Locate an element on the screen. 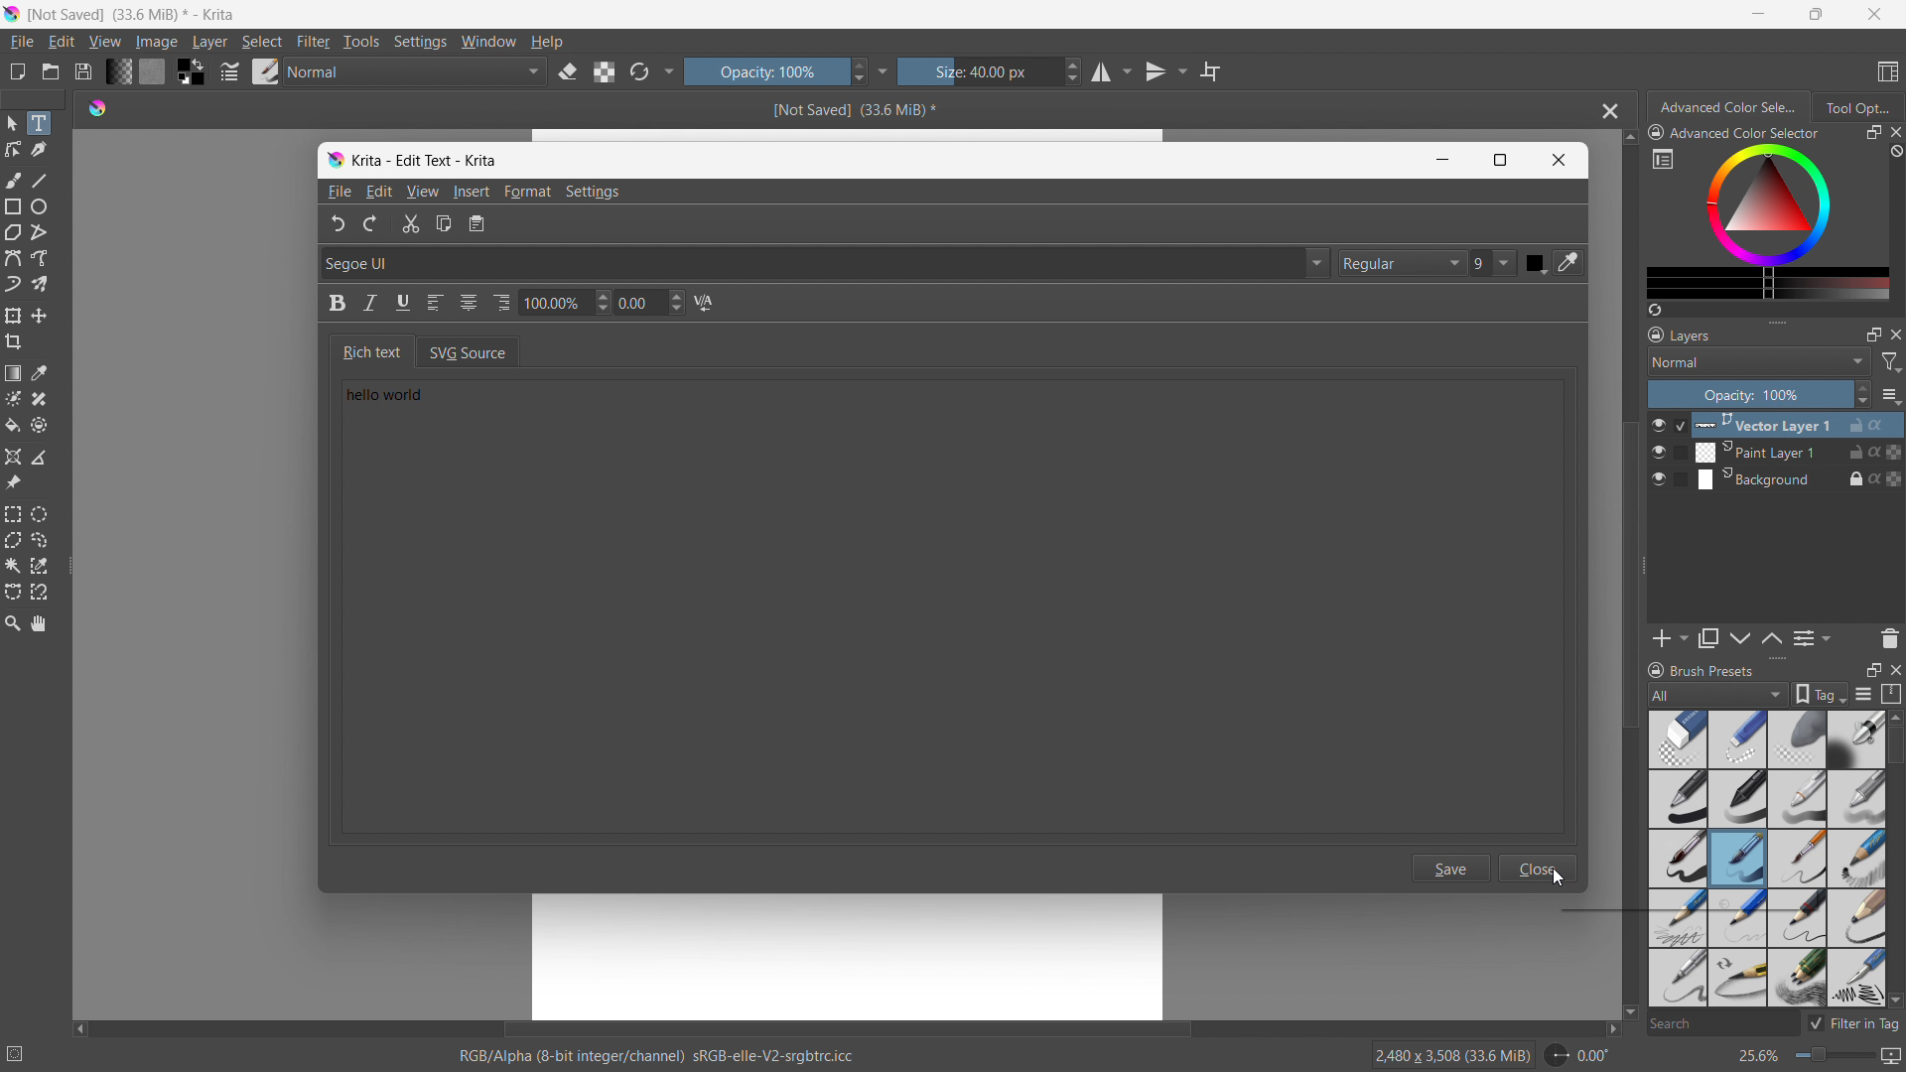 This screenshot has height=1072, width=1906. Brush is located at coordinates (1678, 857).